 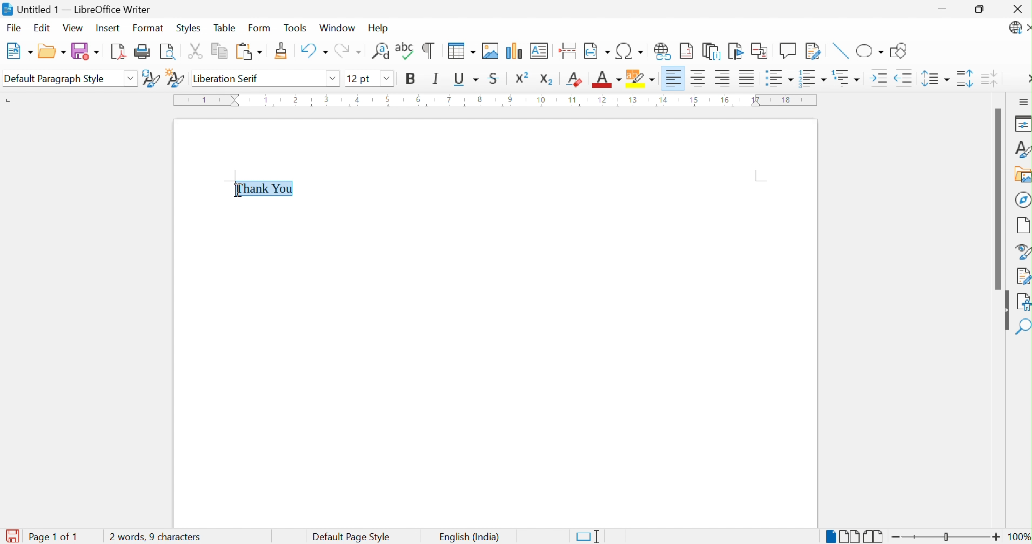 What do you see at coordinates (167, 52) in the screenshot?
I see `Toggle Print Preview` at bounding box center [167, 52].